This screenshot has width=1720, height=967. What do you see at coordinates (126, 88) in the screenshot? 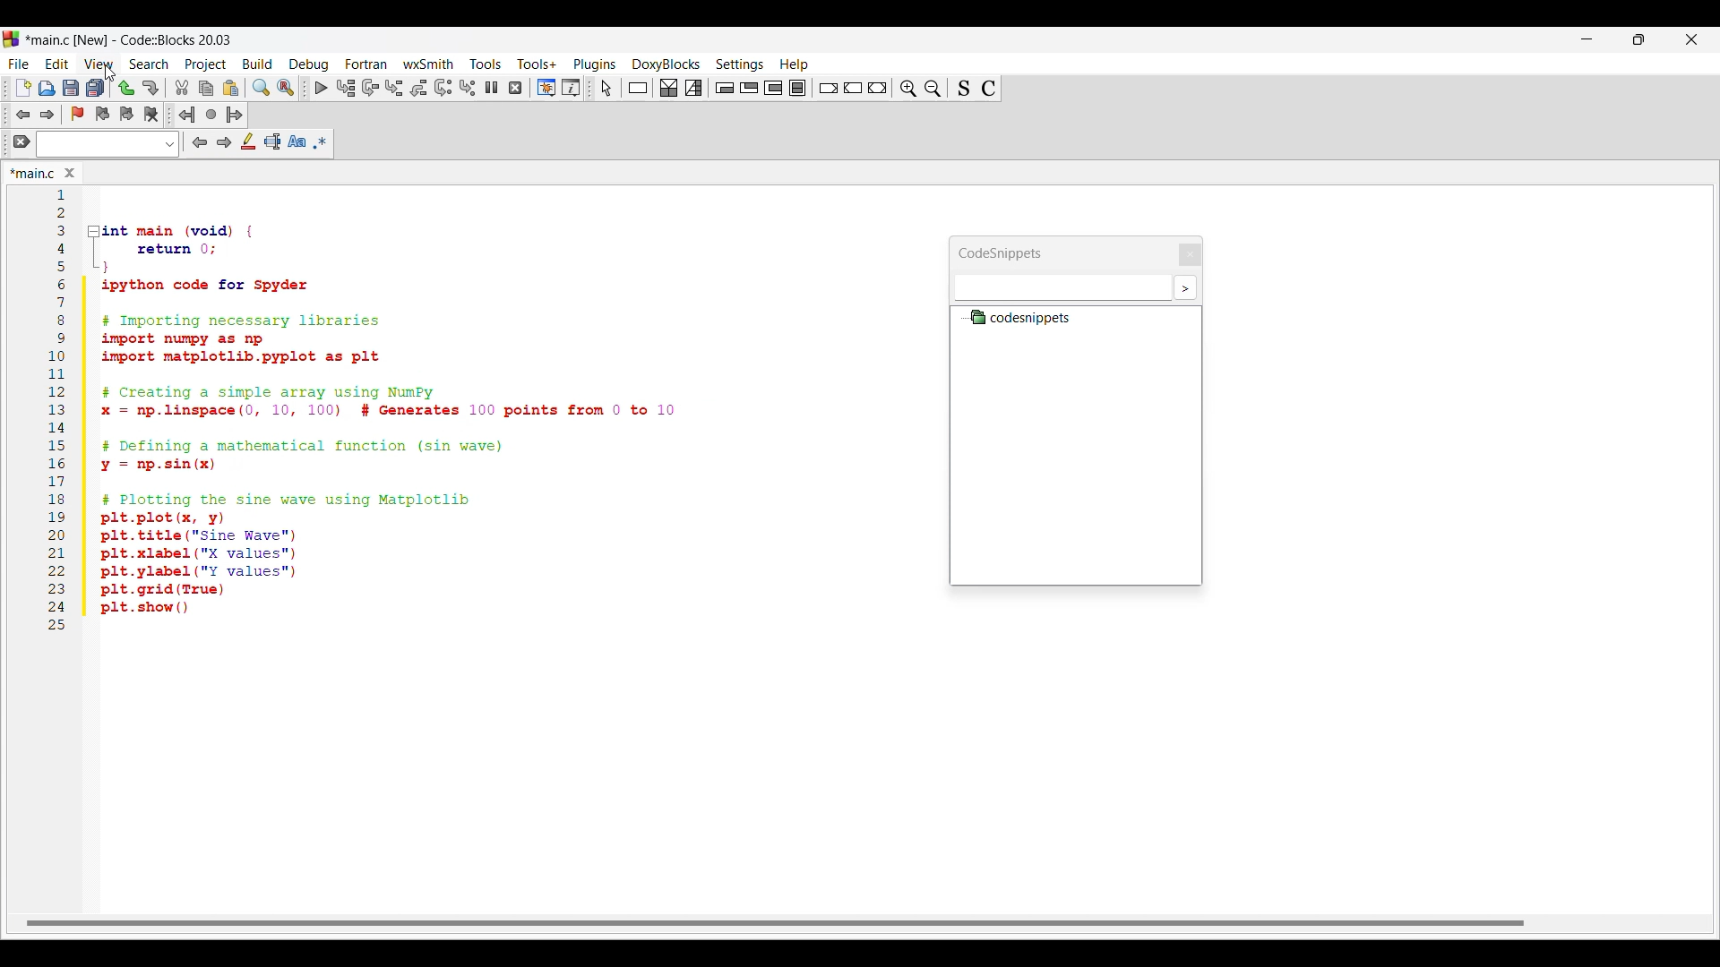
I see `Undo` at bounding box center [126, 88].